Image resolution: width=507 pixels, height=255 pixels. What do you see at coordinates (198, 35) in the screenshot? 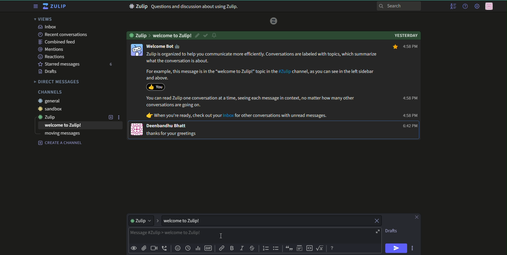
I see `edit` at bounding box center [198, 35].